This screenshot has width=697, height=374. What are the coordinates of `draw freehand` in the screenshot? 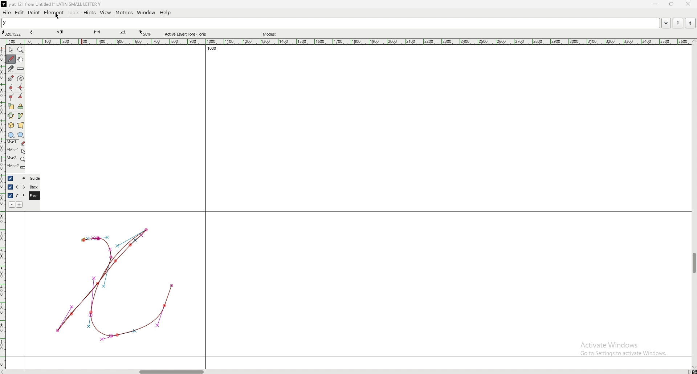 It's located at (11, 59).